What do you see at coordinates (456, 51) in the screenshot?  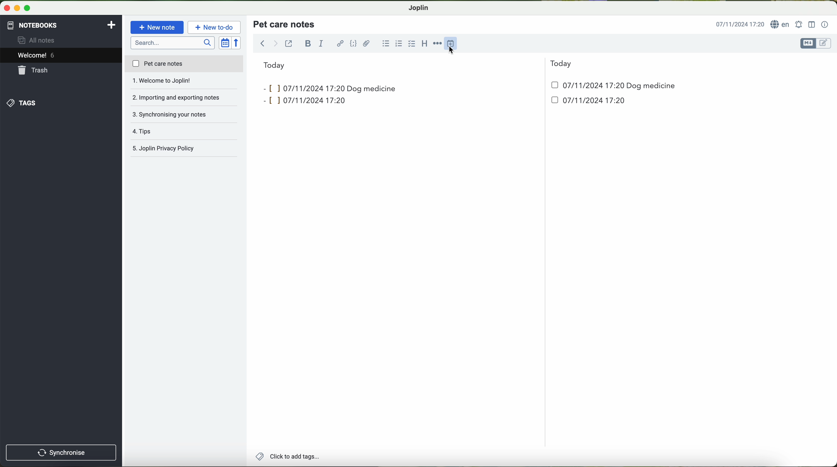 I see `cursor` at bounding box center [456, 51].